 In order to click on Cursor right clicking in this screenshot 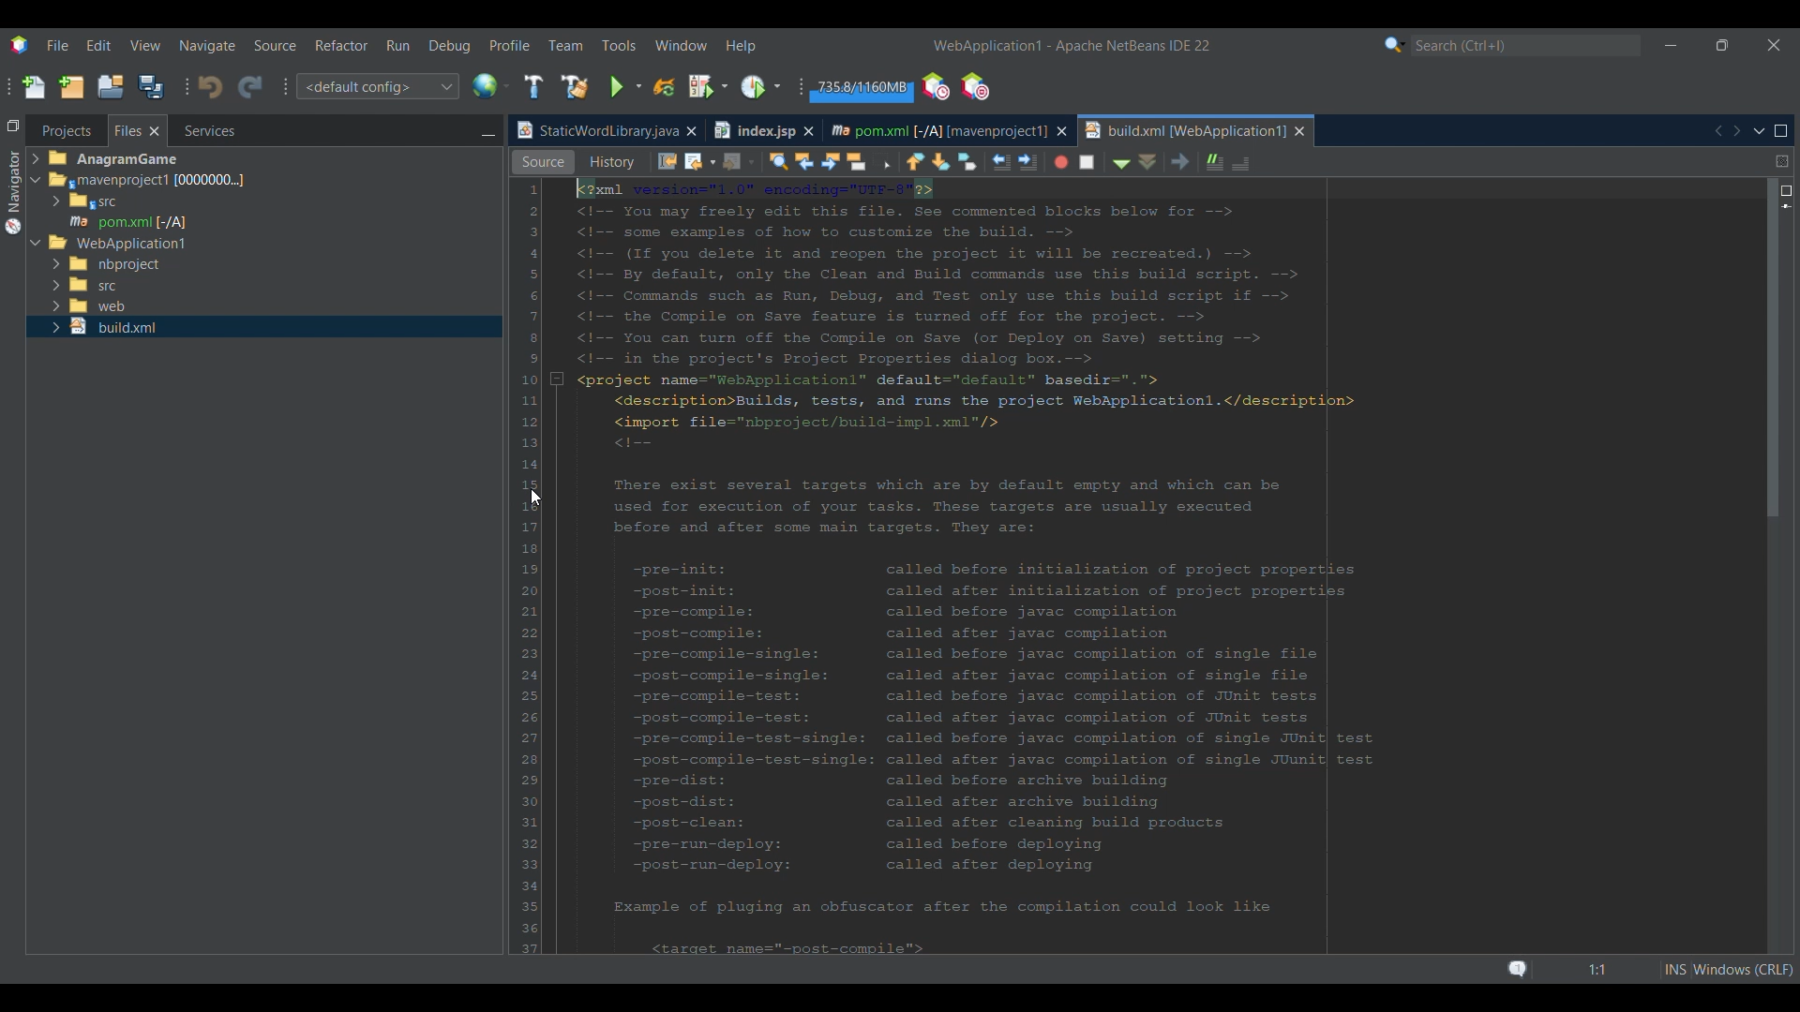, I will do `click(535, 498)`.